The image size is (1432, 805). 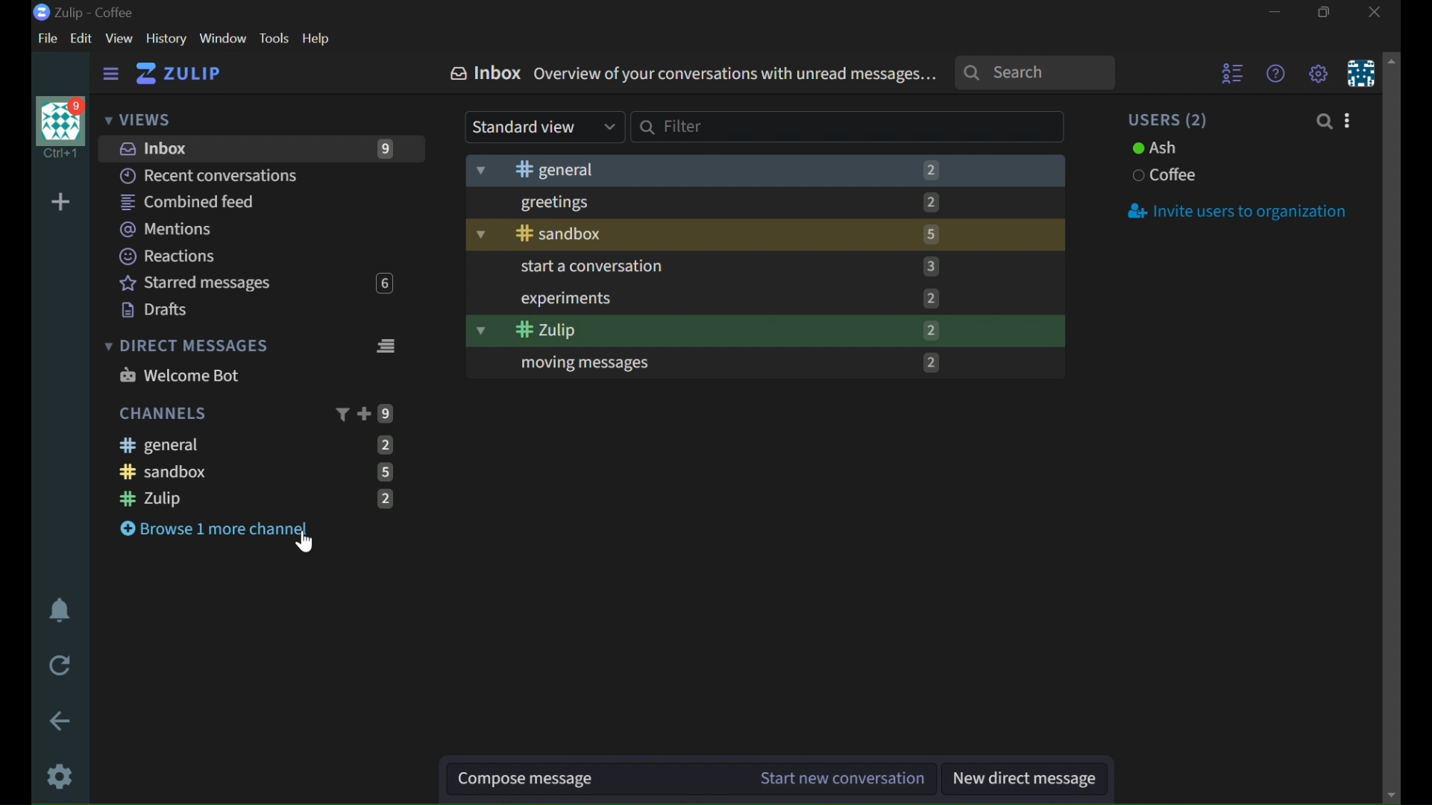 What do you see at coordinates (591, 780) in the screenshot?
I see `COMPOSE MESSAGE` at bounding box center [591, 780].